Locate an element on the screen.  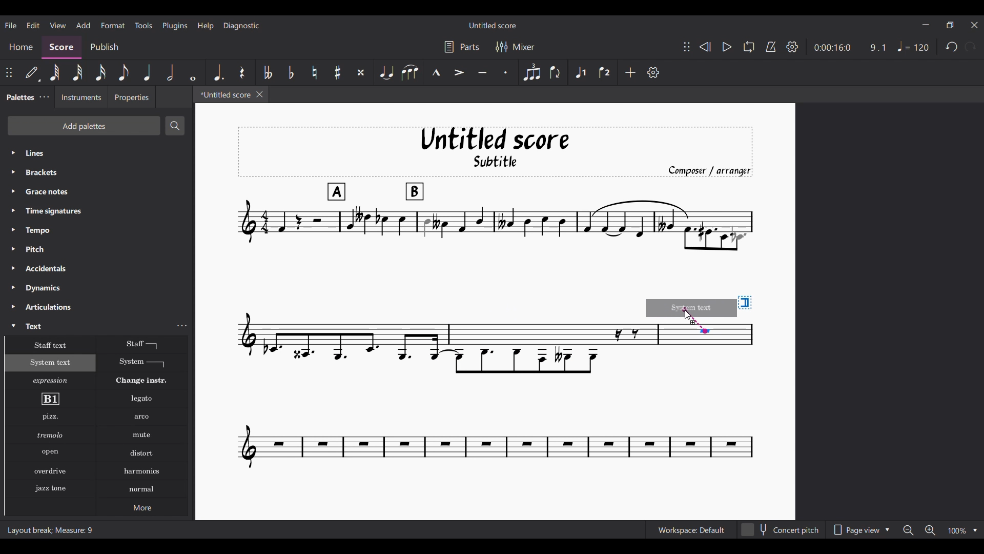
Flip direction is located at coordinates (556, 72).